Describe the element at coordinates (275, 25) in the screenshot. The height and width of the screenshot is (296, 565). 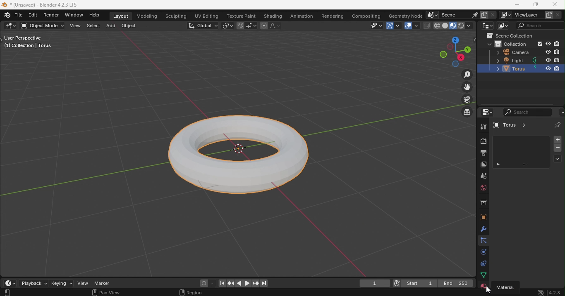
I see `Proportional editing fallout` at that location.